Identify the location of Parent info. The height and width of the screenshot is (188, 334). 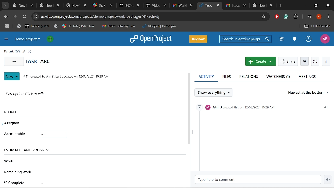
(11, 52).